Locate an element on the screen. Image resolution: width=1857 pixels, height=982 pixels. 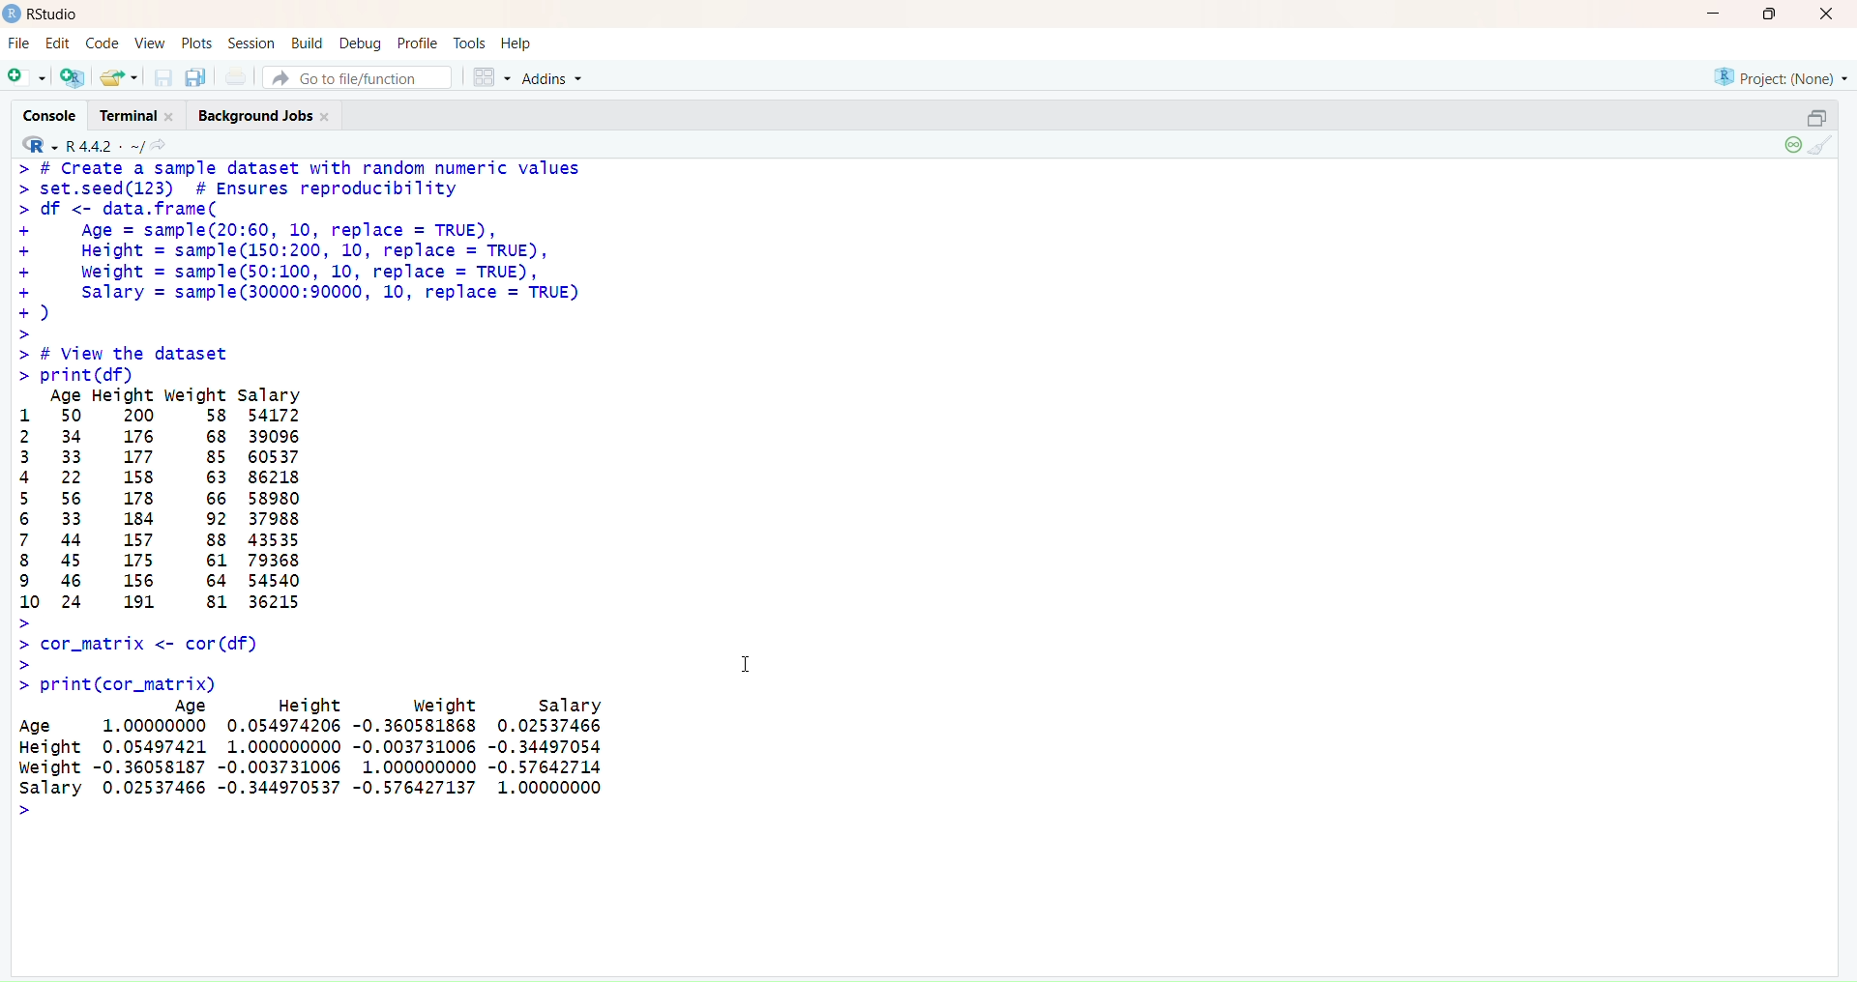
Tools is located at coordinates (468, 42).